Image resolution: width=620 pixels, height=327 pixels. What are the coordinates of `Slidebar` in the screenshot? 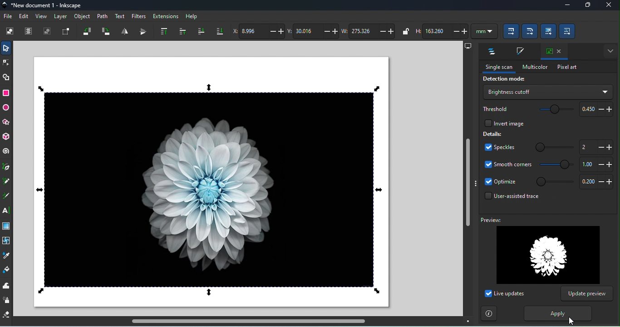 It's located at (555, 166).